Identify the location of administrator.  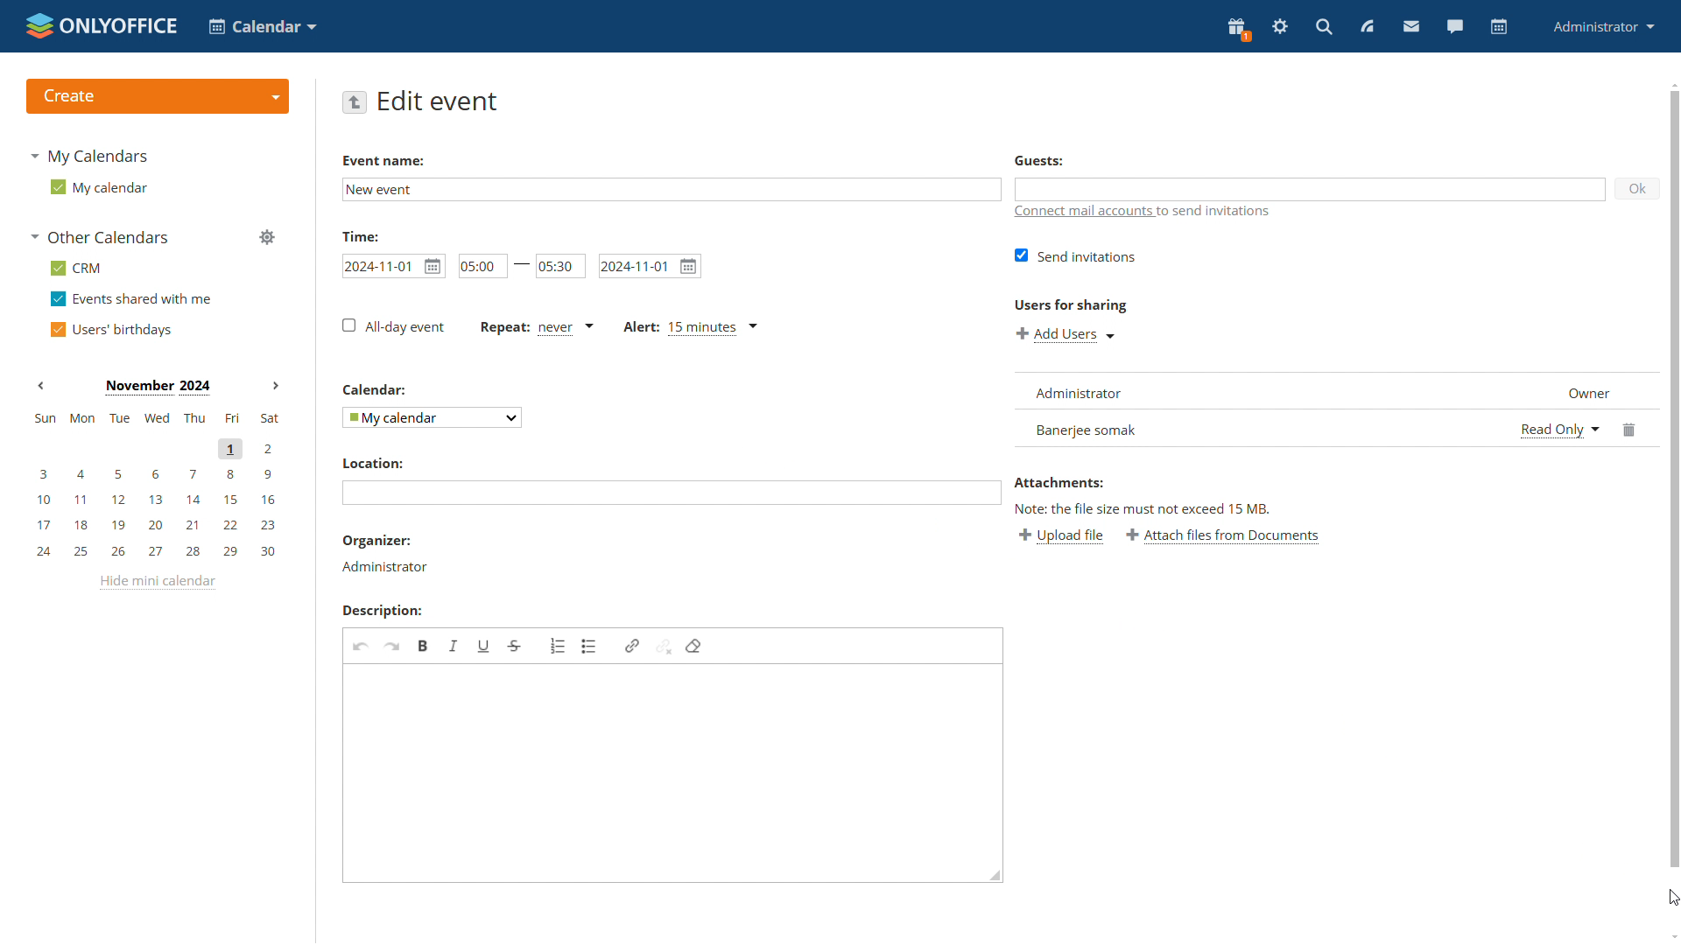
(1601, 28).